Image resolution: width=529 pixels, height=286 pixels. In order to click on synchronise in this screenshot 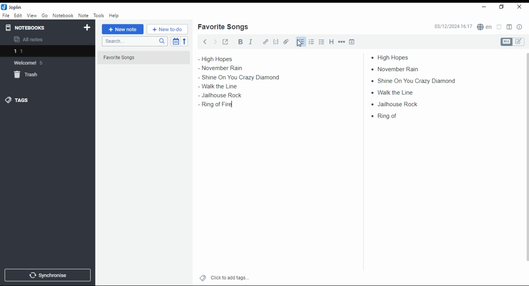, I will do `click(46, 275)`.